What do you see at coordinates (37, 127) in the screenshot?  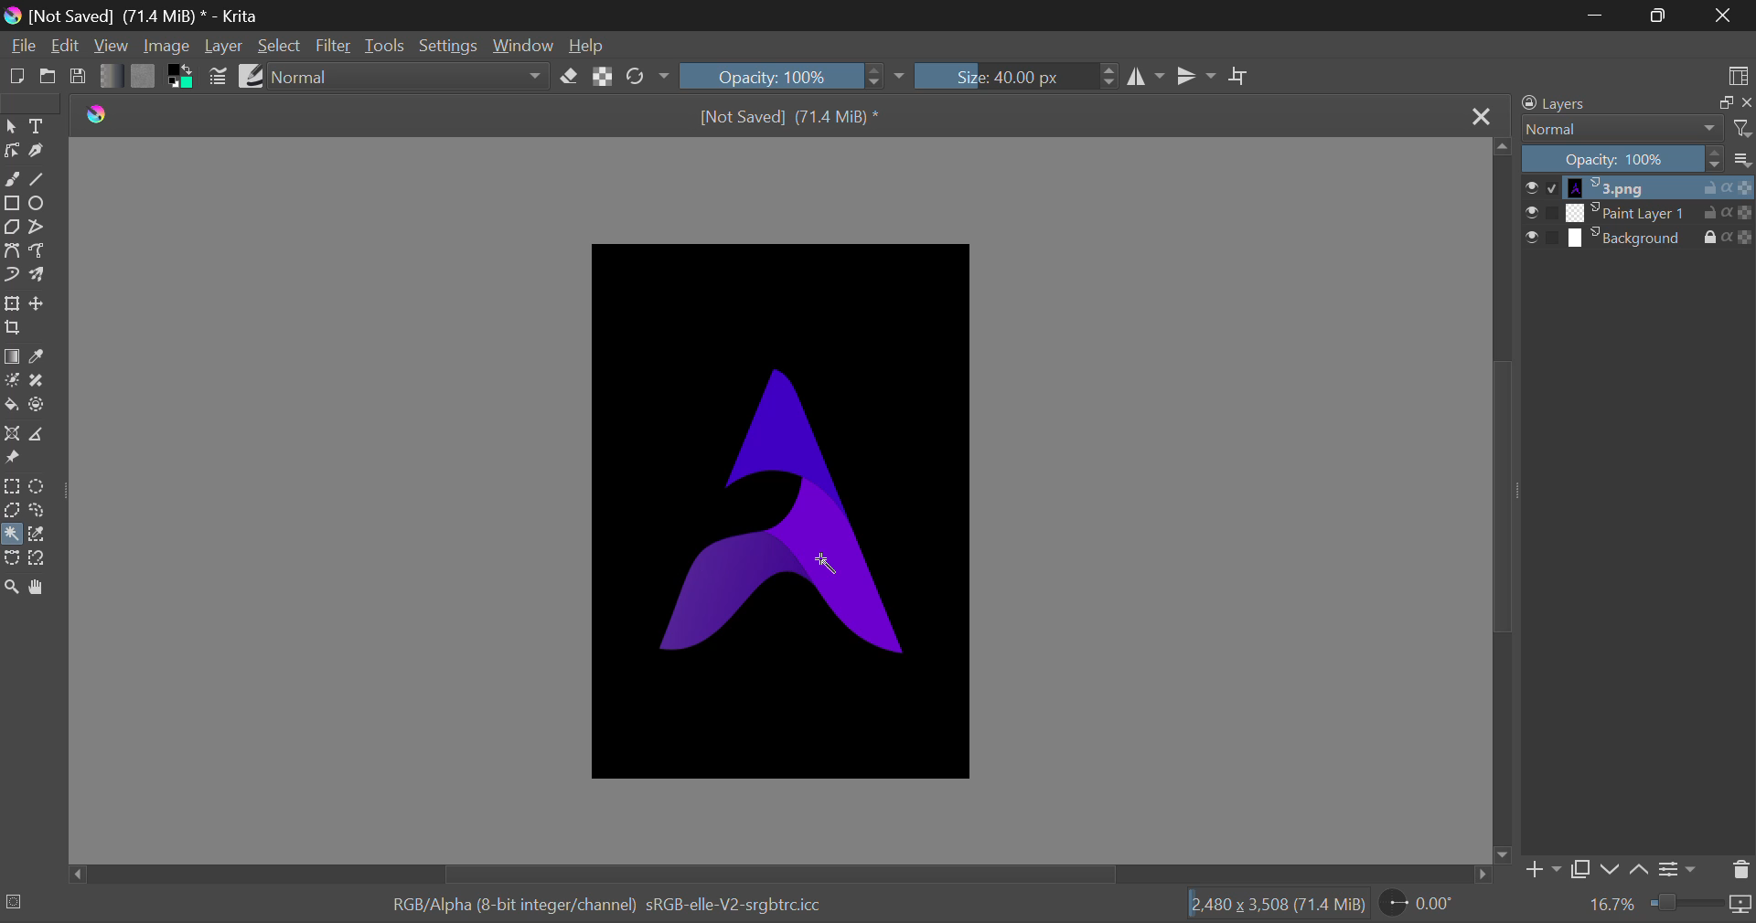 I see `Text` at bounding box center [37, 127].